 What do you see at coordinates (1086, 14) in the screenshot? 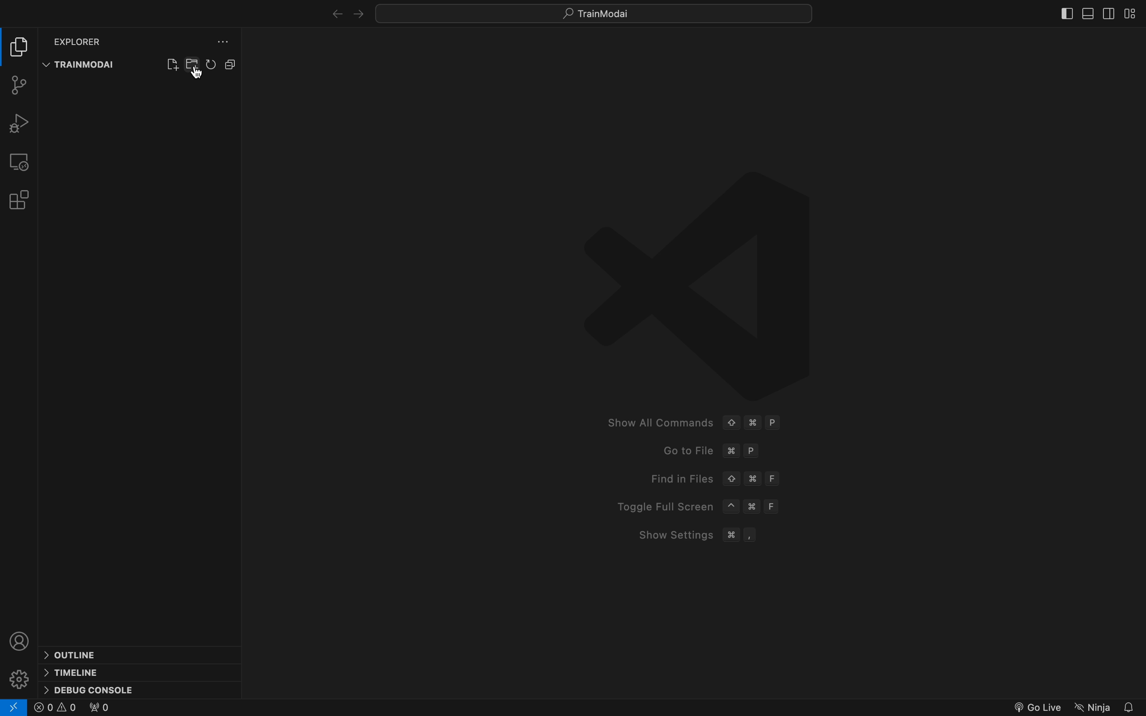
I see `toggle primary bar` at bounding box center [1086, 14].